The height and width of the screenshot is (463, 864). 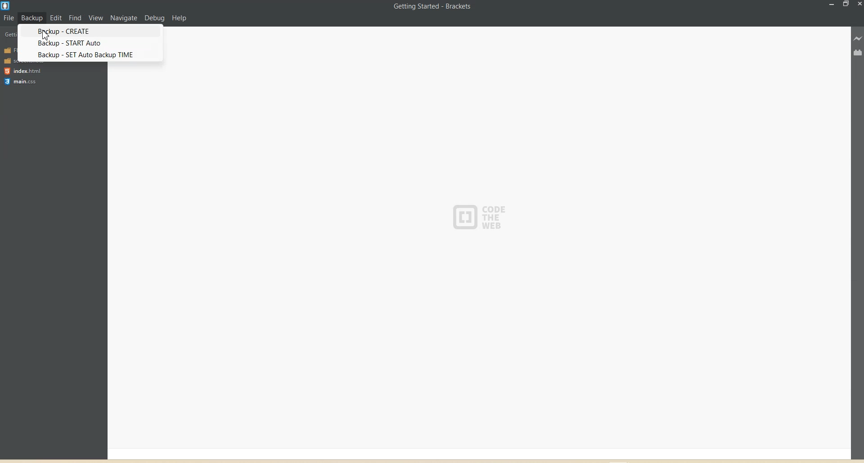 I want to click on Logo, so click(x=7, y=6).